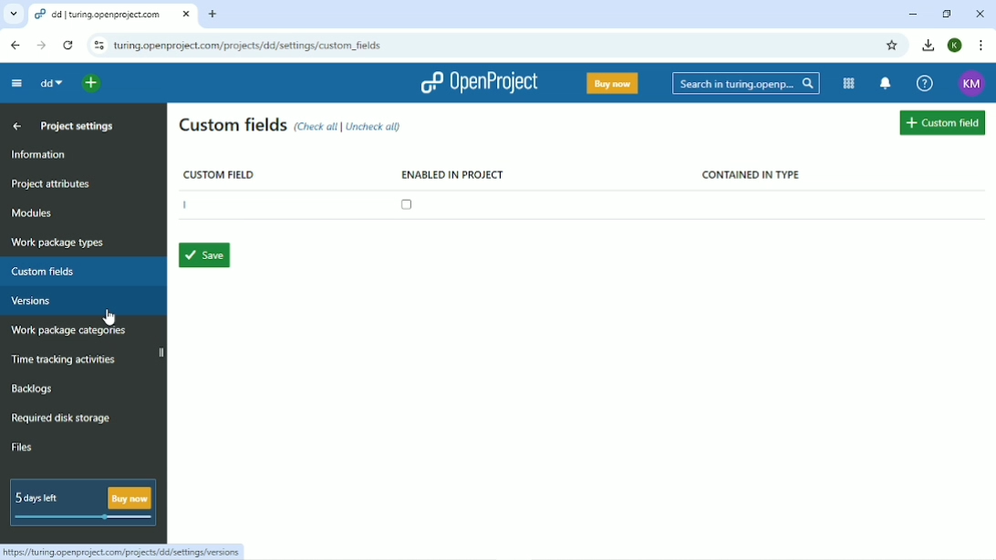  What do you see at coordinates (50, 185) in the screenshot?
I see `Project attributes` at bounding box center [50, 185].